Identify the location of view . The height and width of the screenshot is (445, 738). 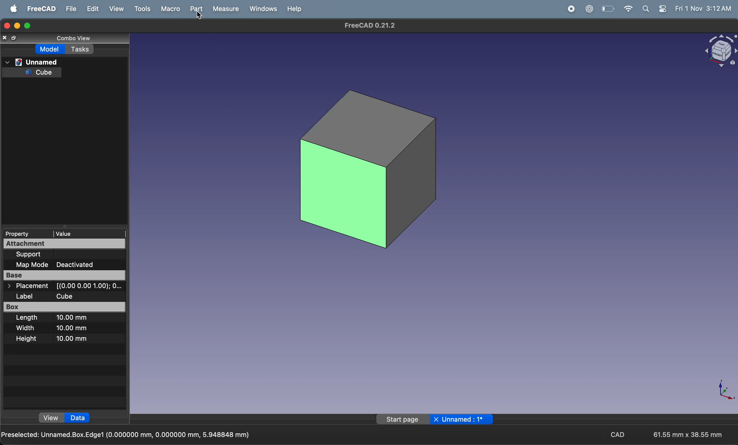
(50, 417).